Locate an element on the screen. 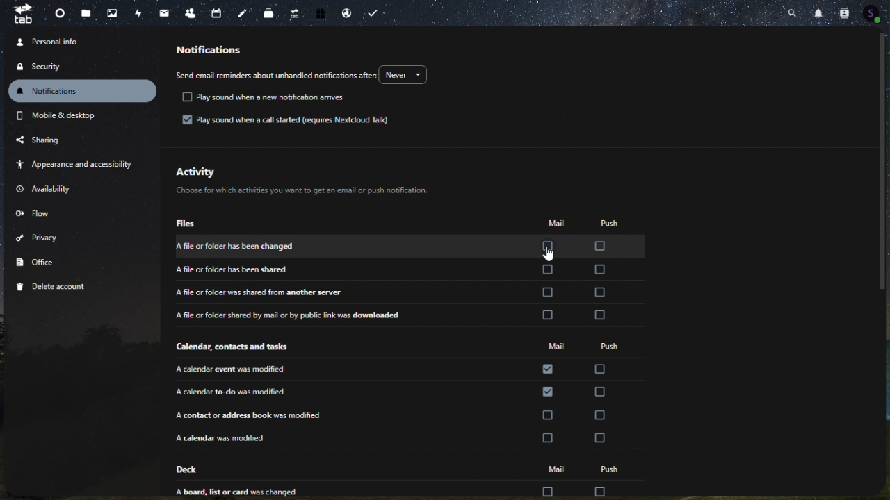 The width and height of the screenshot is (890, 500). files is located at coordinates (189, 223).